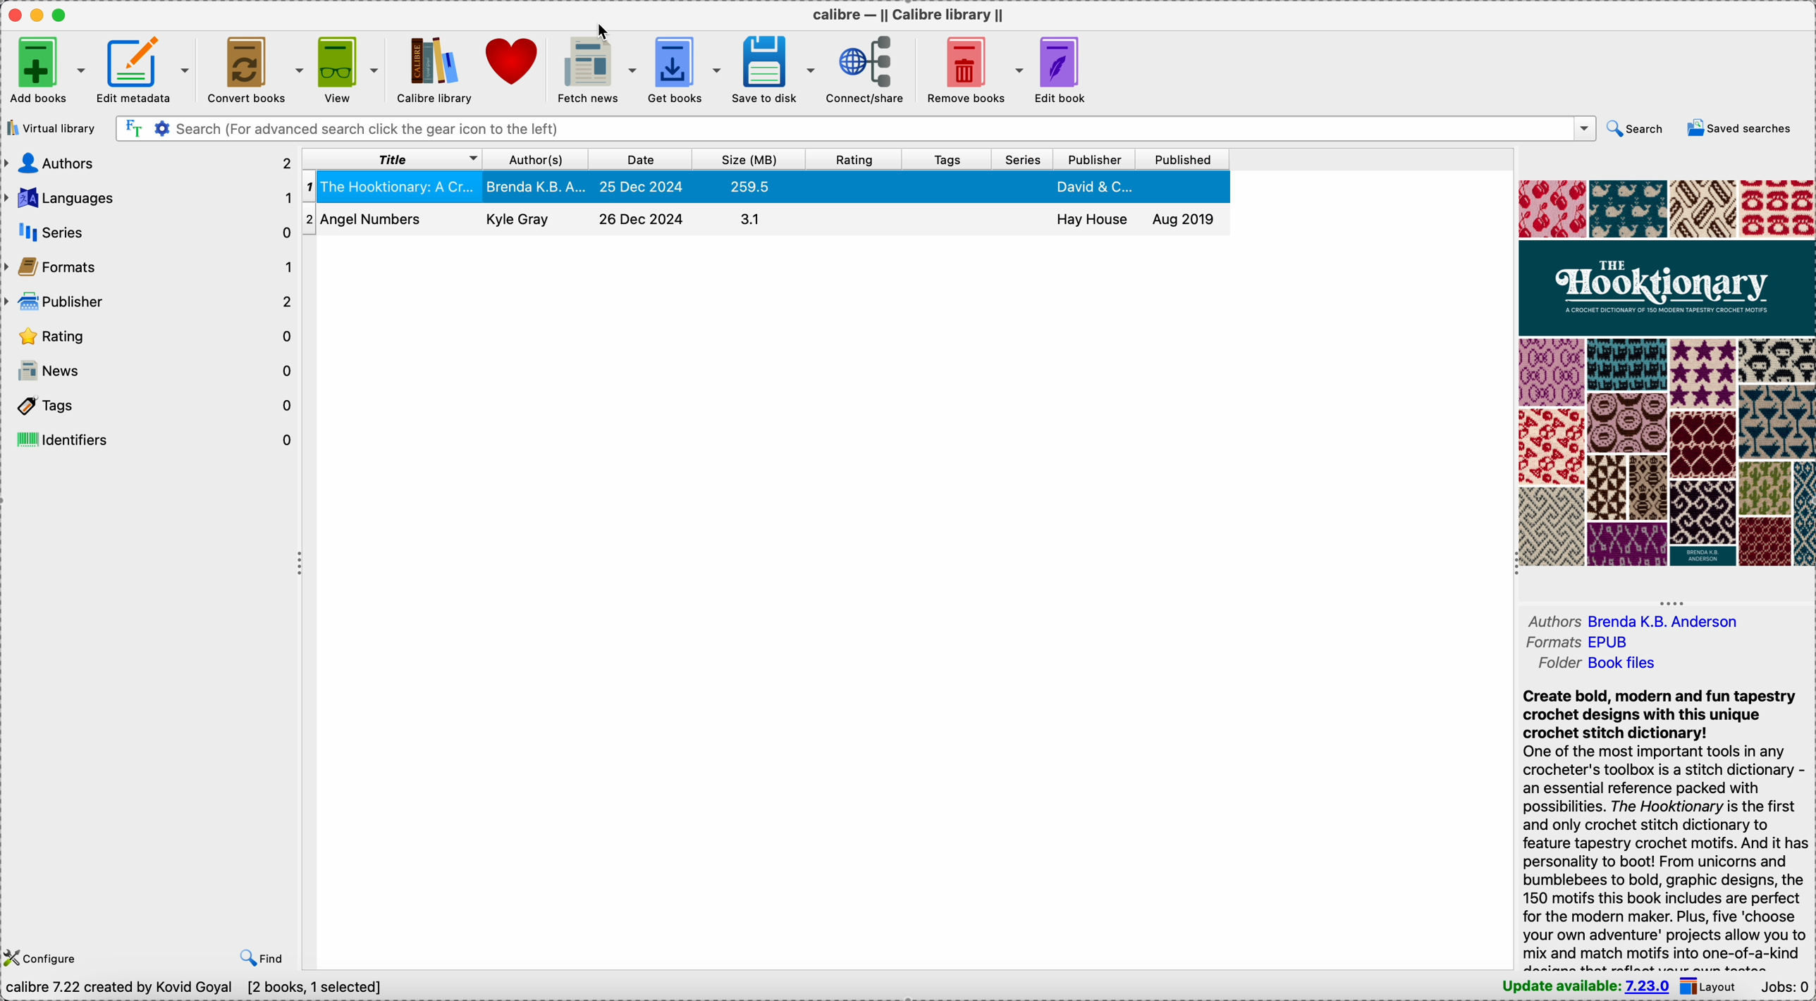  What do you see at coordinates (1713, 987) in the screenshot?
I see `layout` at bounding box center [1713, 987].